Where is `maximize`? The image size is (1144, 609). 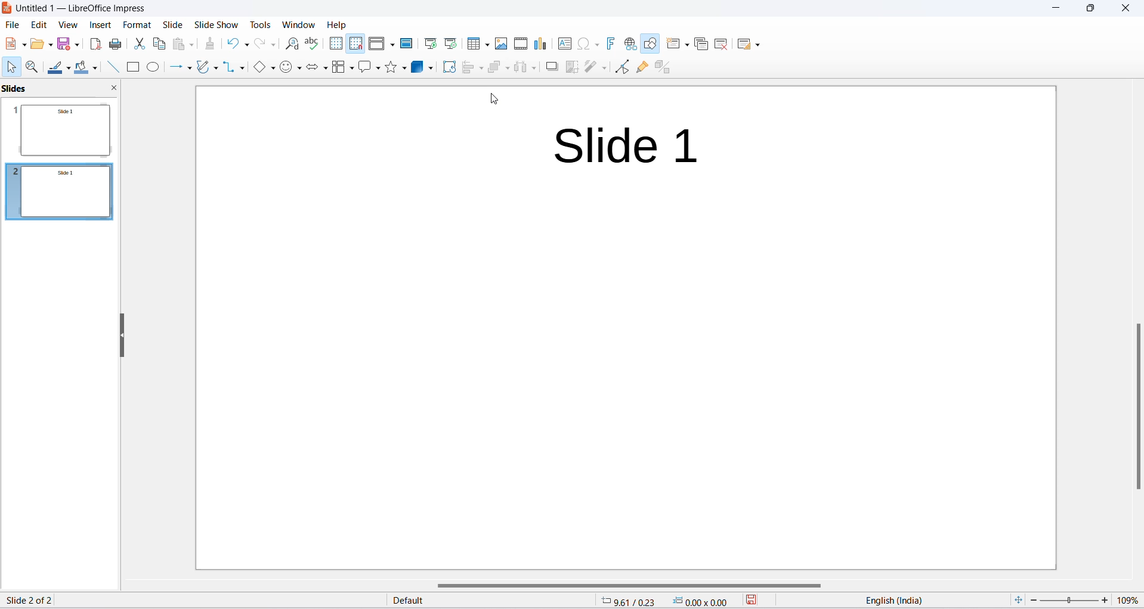 maximize is located at coordinates (1090, 8).